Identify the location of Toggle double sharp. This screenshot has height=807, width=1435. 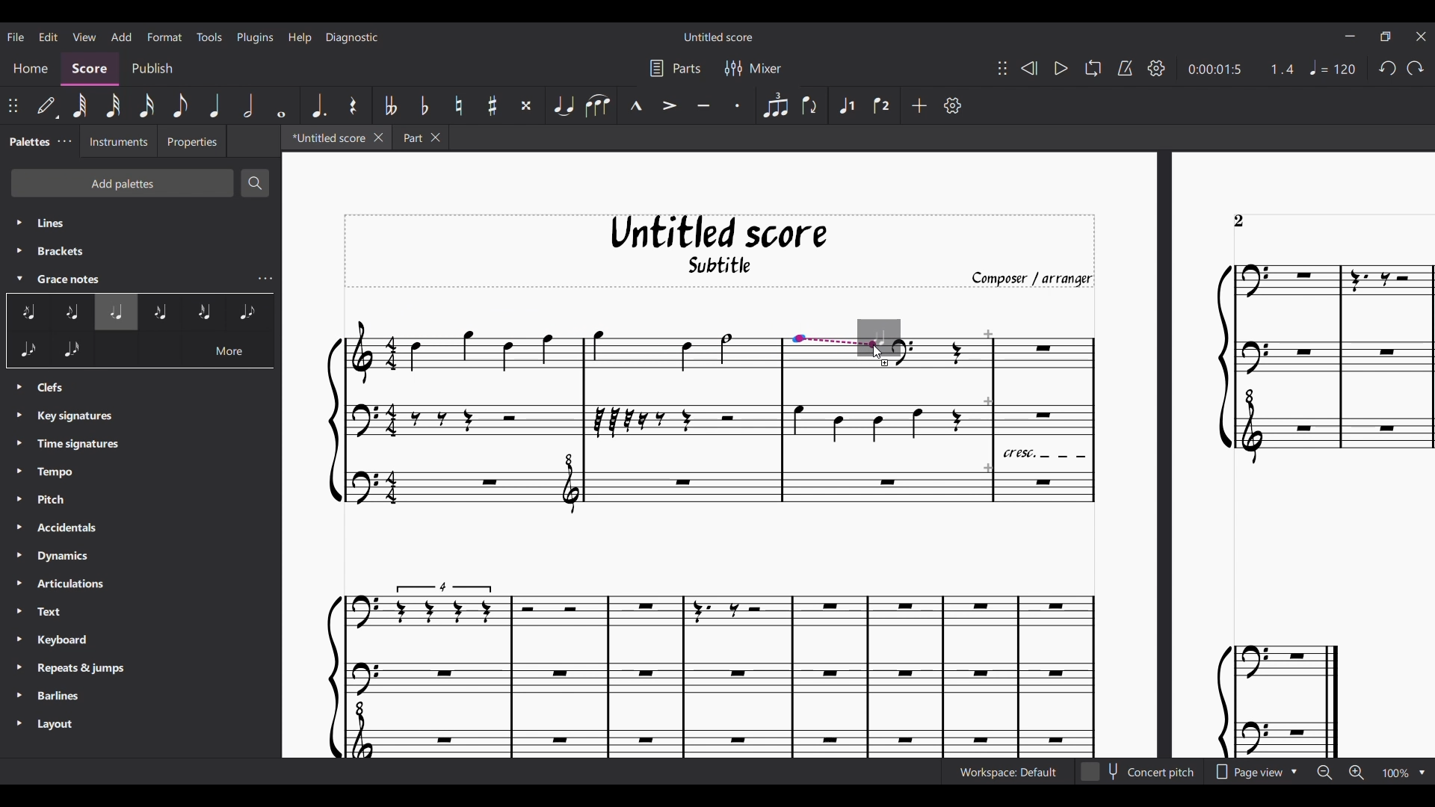
(526, 106).